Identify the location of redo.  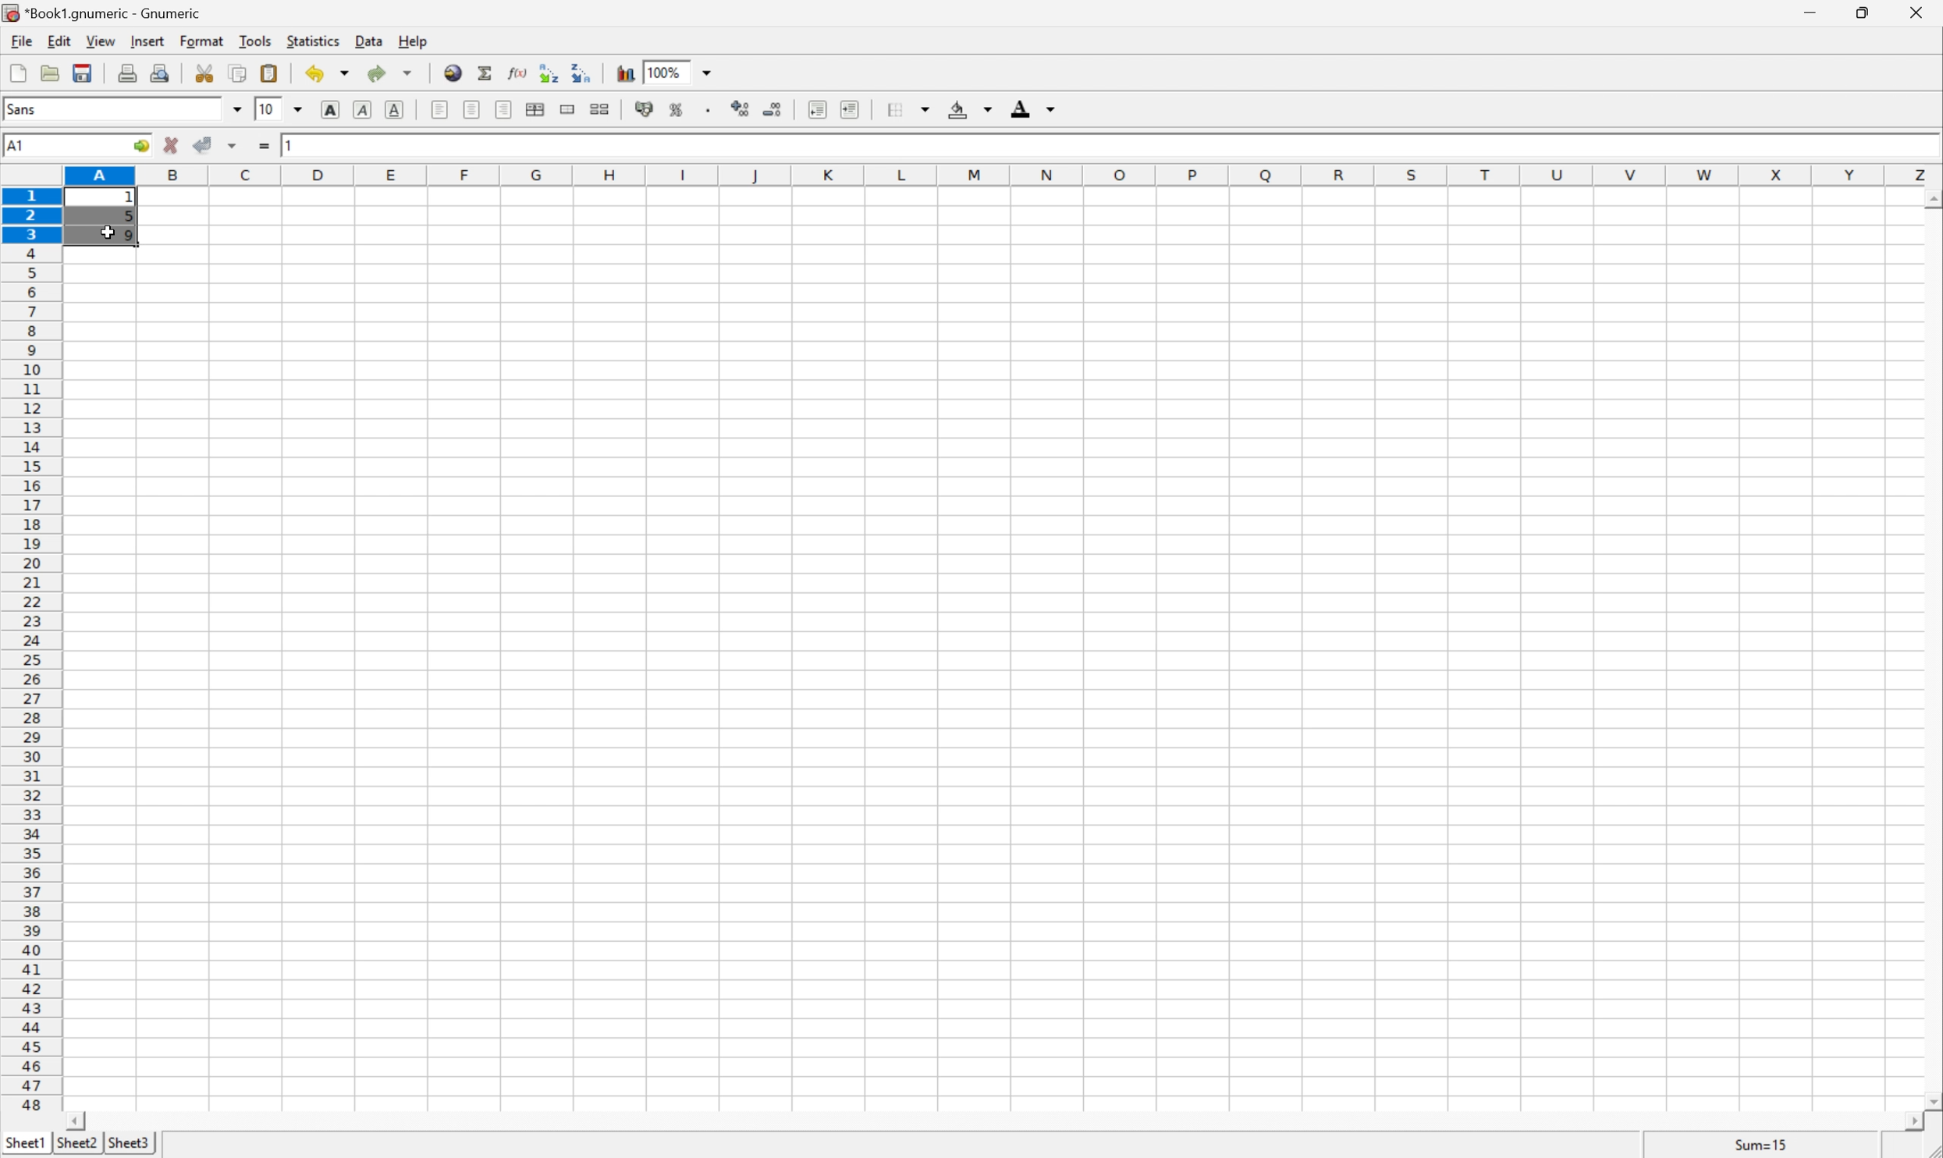
(390, 73).